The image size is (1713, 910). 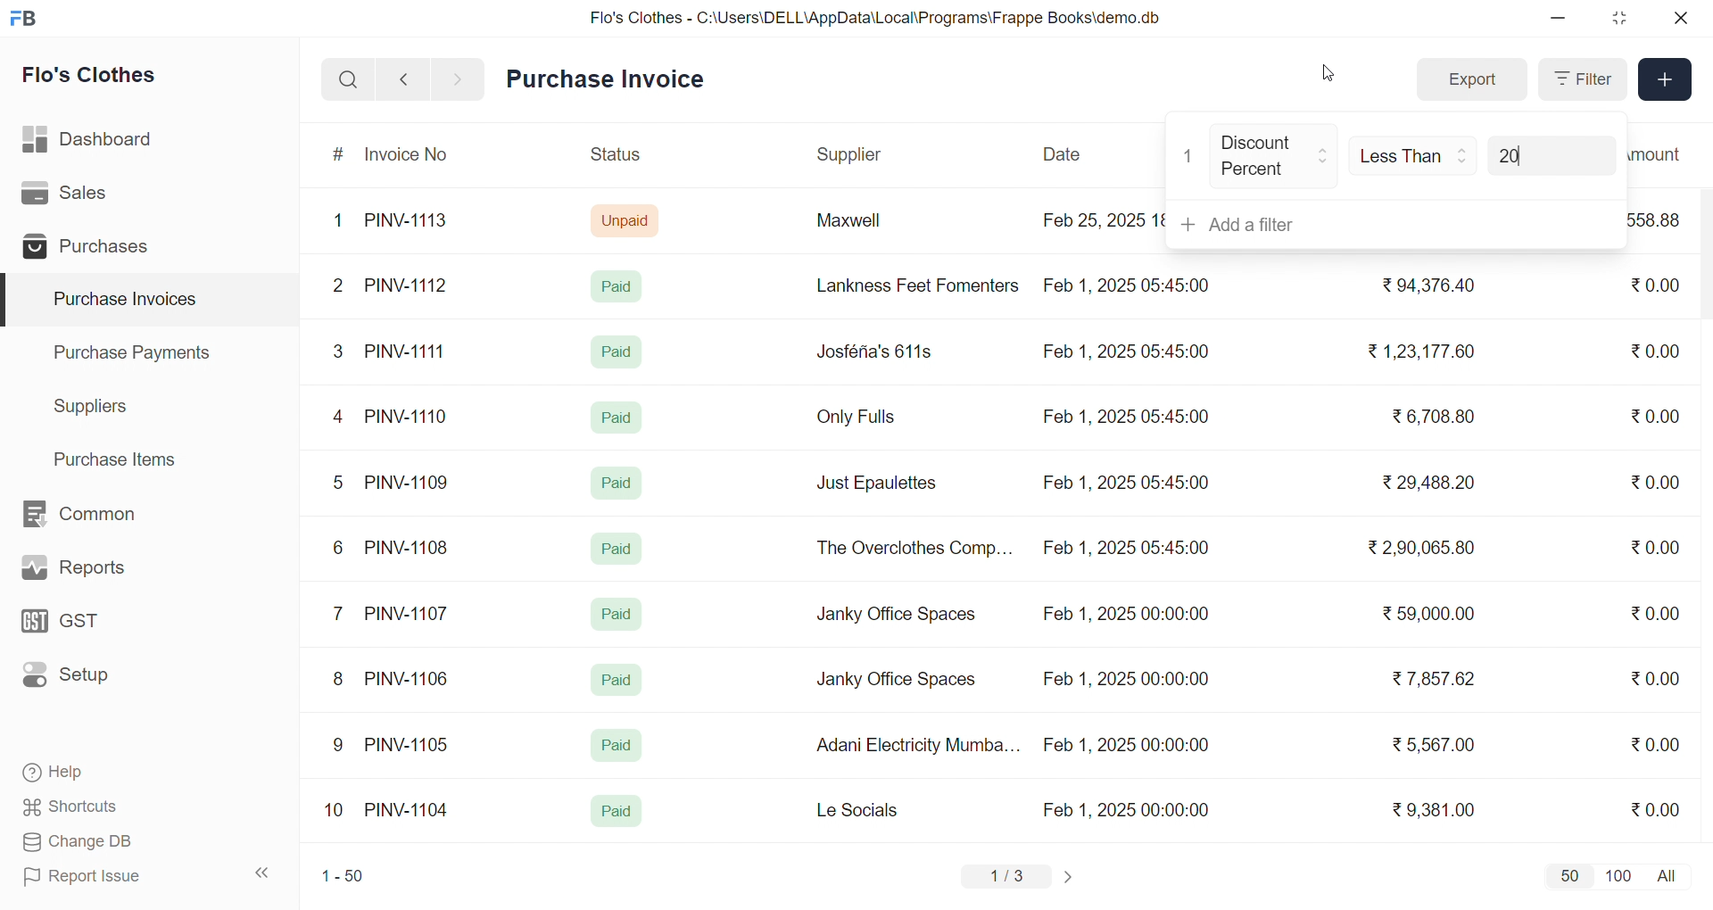 I want to click on Dashboard, so click(x=93, y=143).